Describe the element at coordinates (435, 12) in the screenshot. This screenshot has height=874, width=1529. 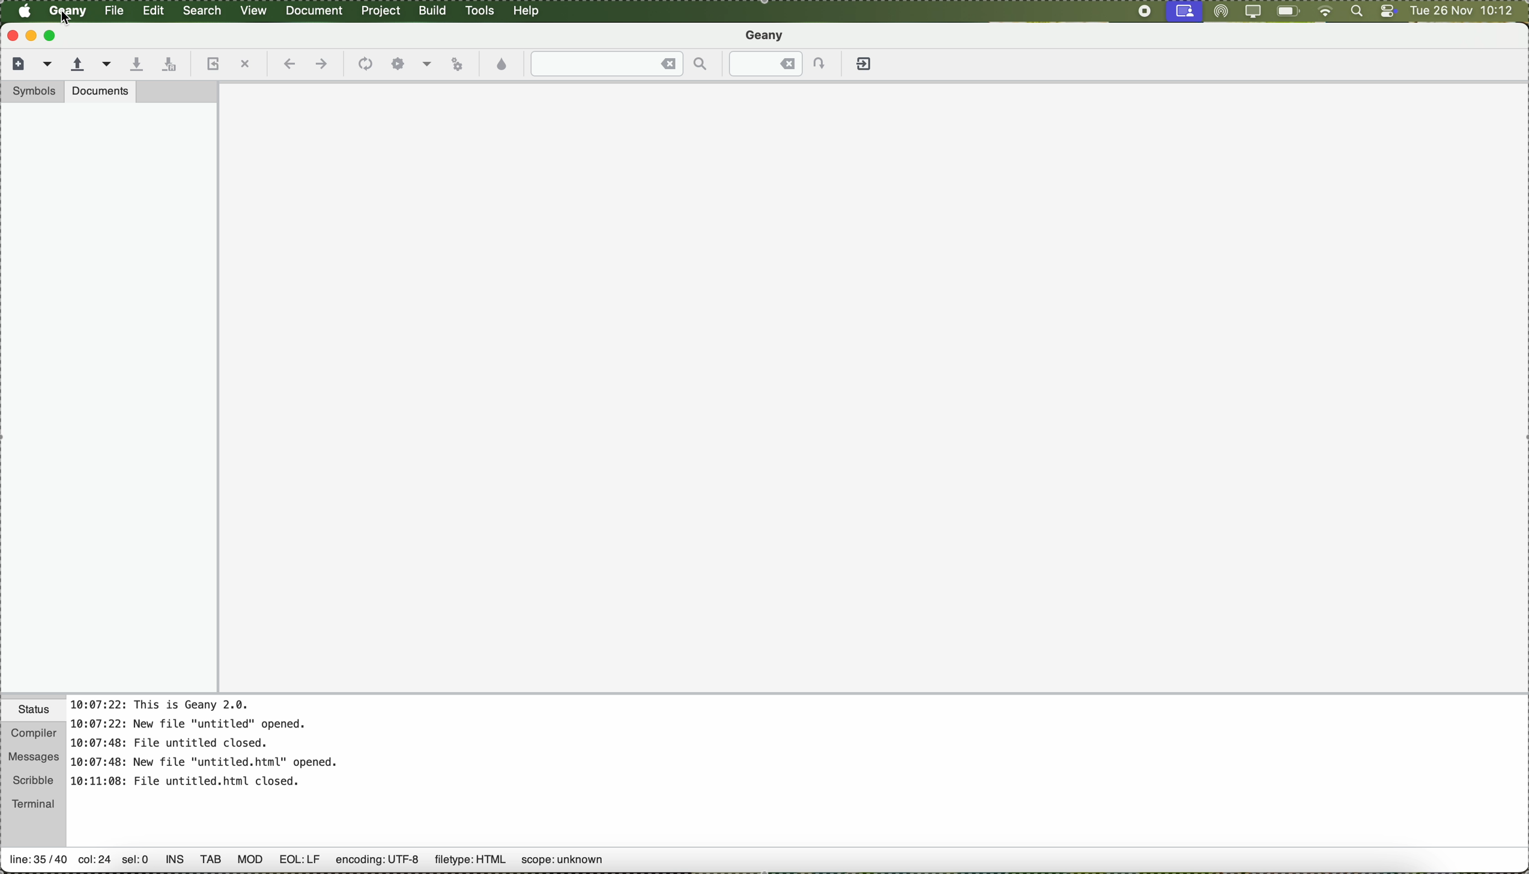
I see `build` at that location.